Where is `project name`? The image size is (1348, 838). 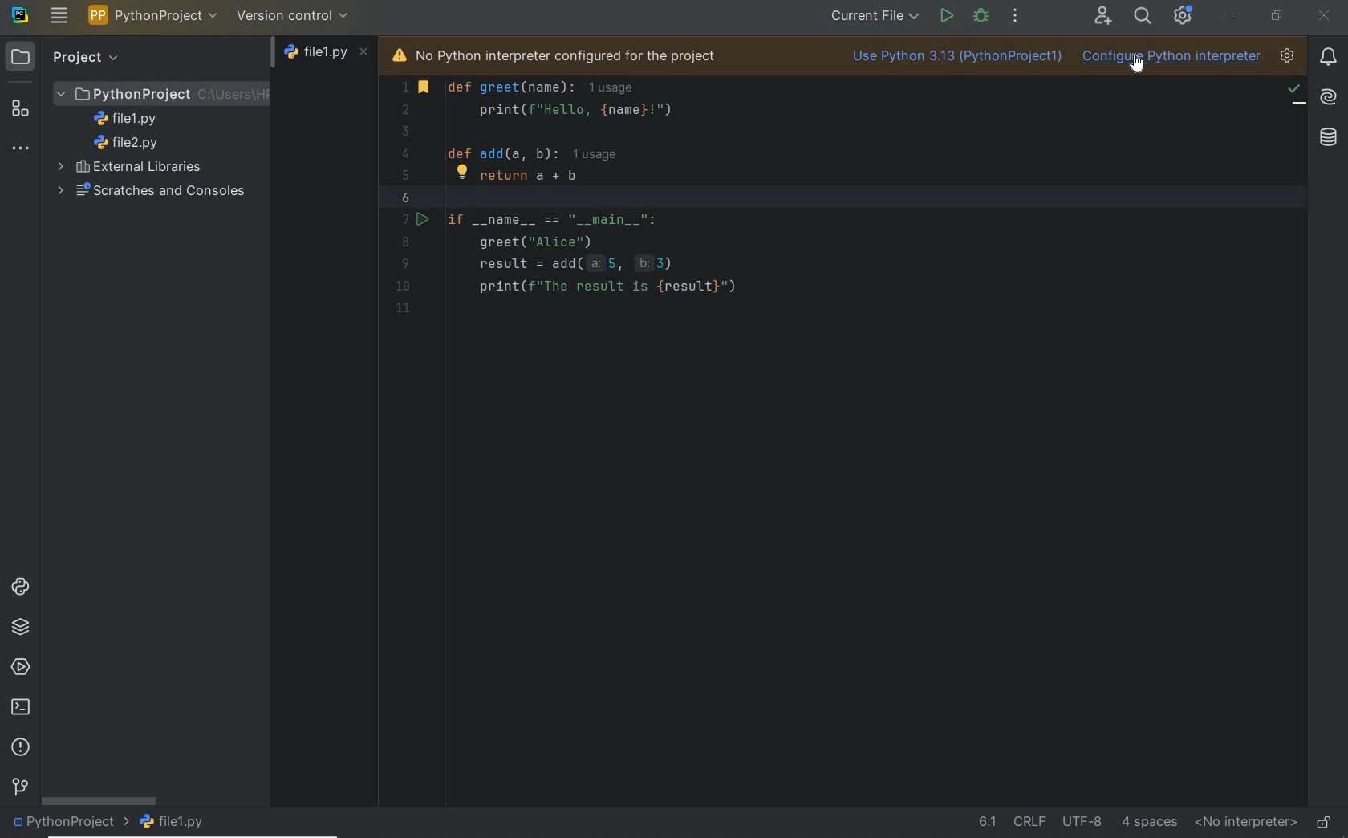 project name is located at coordinates (153, 15).